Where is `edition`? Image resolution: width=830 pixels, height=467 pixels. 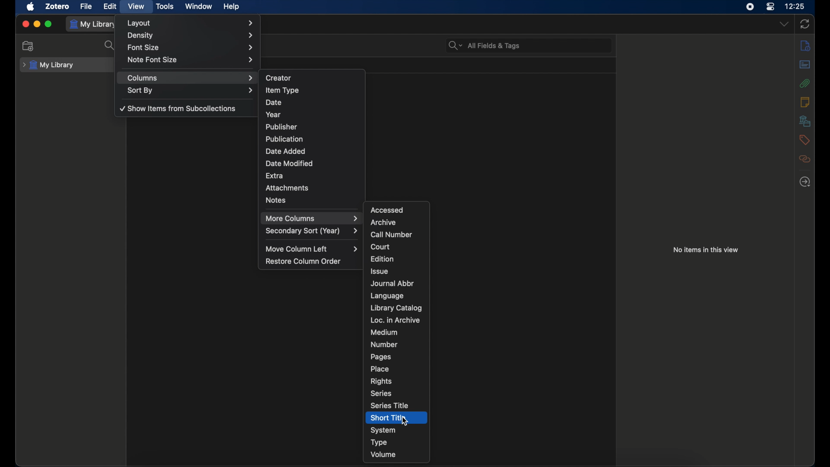 edition is located at coordinates (383, 259).